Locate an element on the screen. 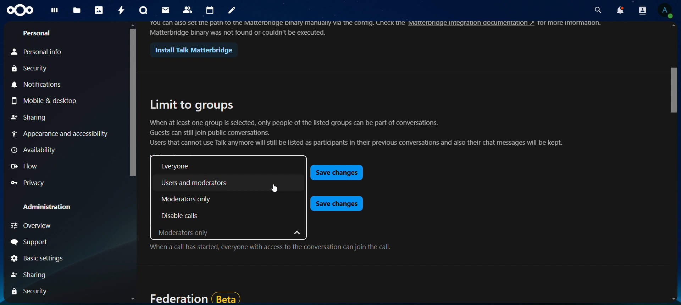 Image resolution: width=681 pixels, height=305 pixels. files is located at coordinates (77, 9).